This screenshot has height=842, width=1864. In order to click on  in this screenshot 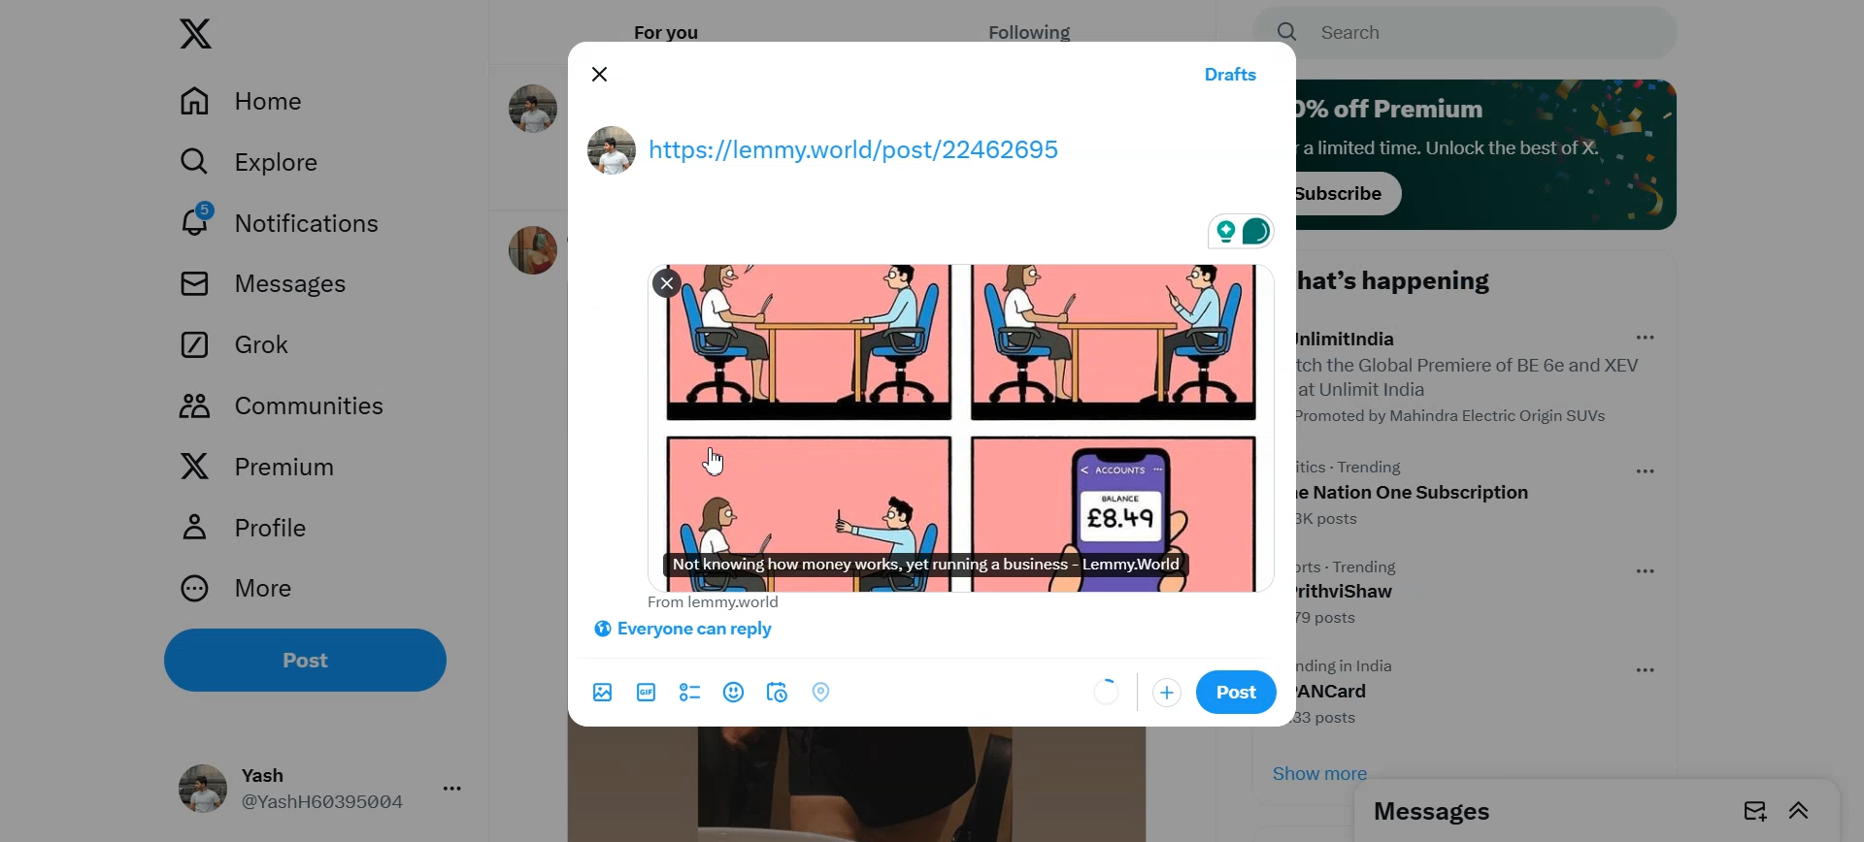, I will do `click(508, 1085)`.